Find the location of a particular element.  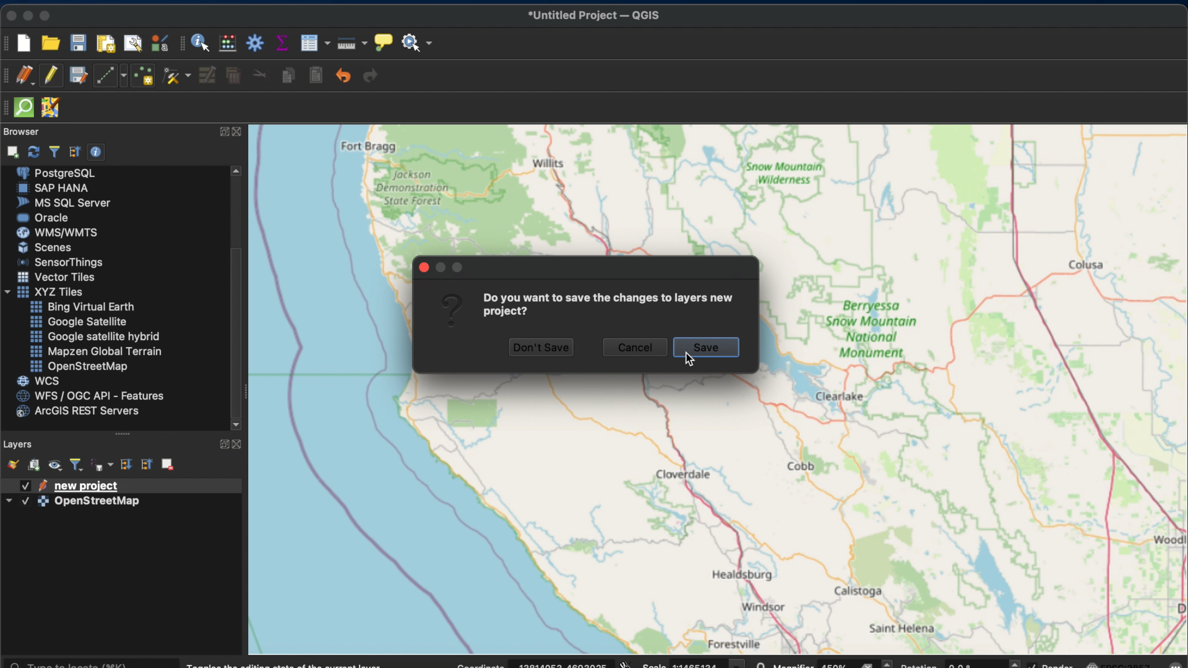

toolbox is located at coordinates (254, 41).